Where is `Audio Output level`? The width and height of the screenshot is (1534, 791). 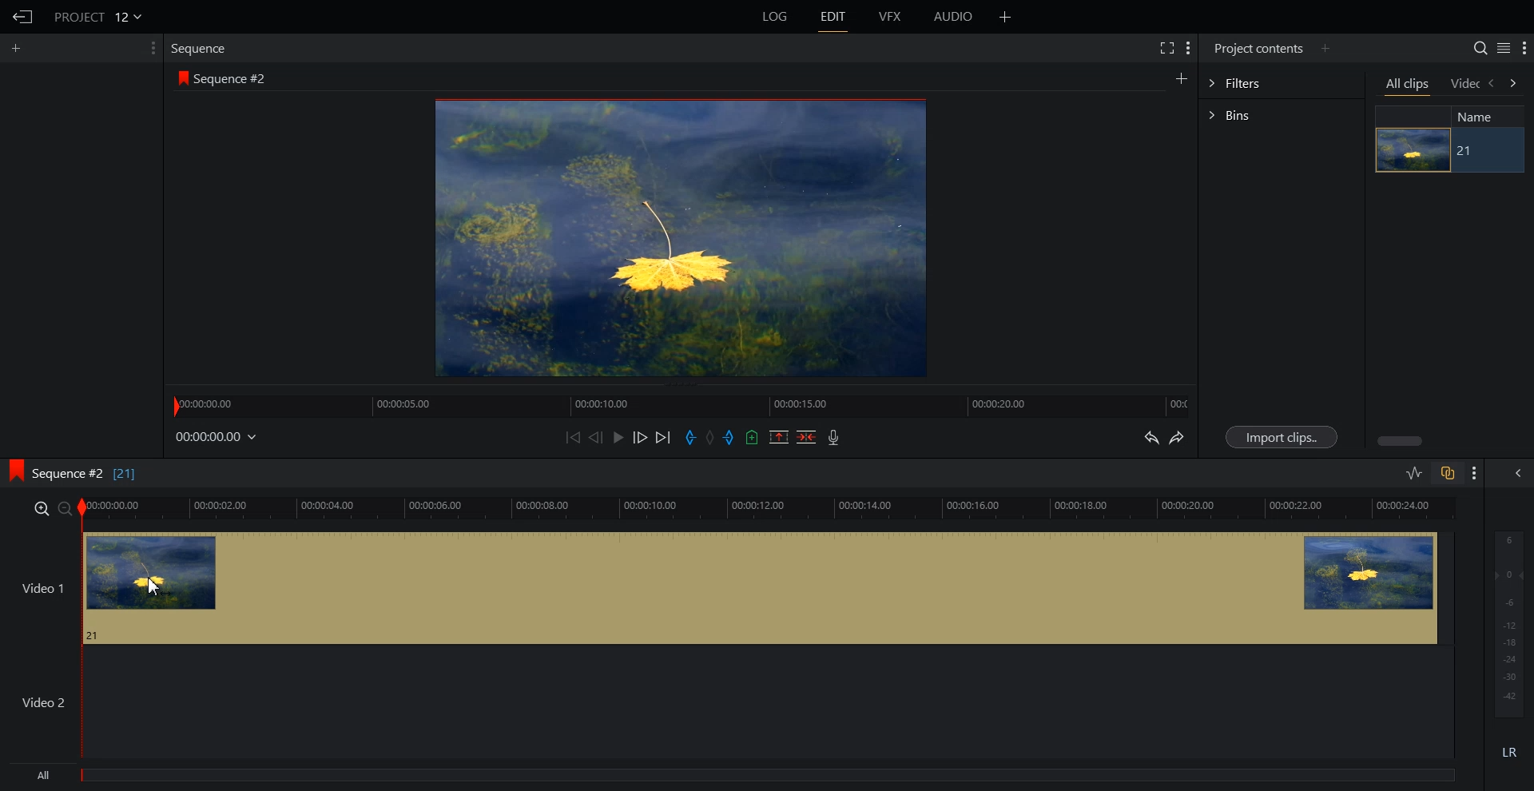 Audio Output level is located at coordinates (1507, 623).